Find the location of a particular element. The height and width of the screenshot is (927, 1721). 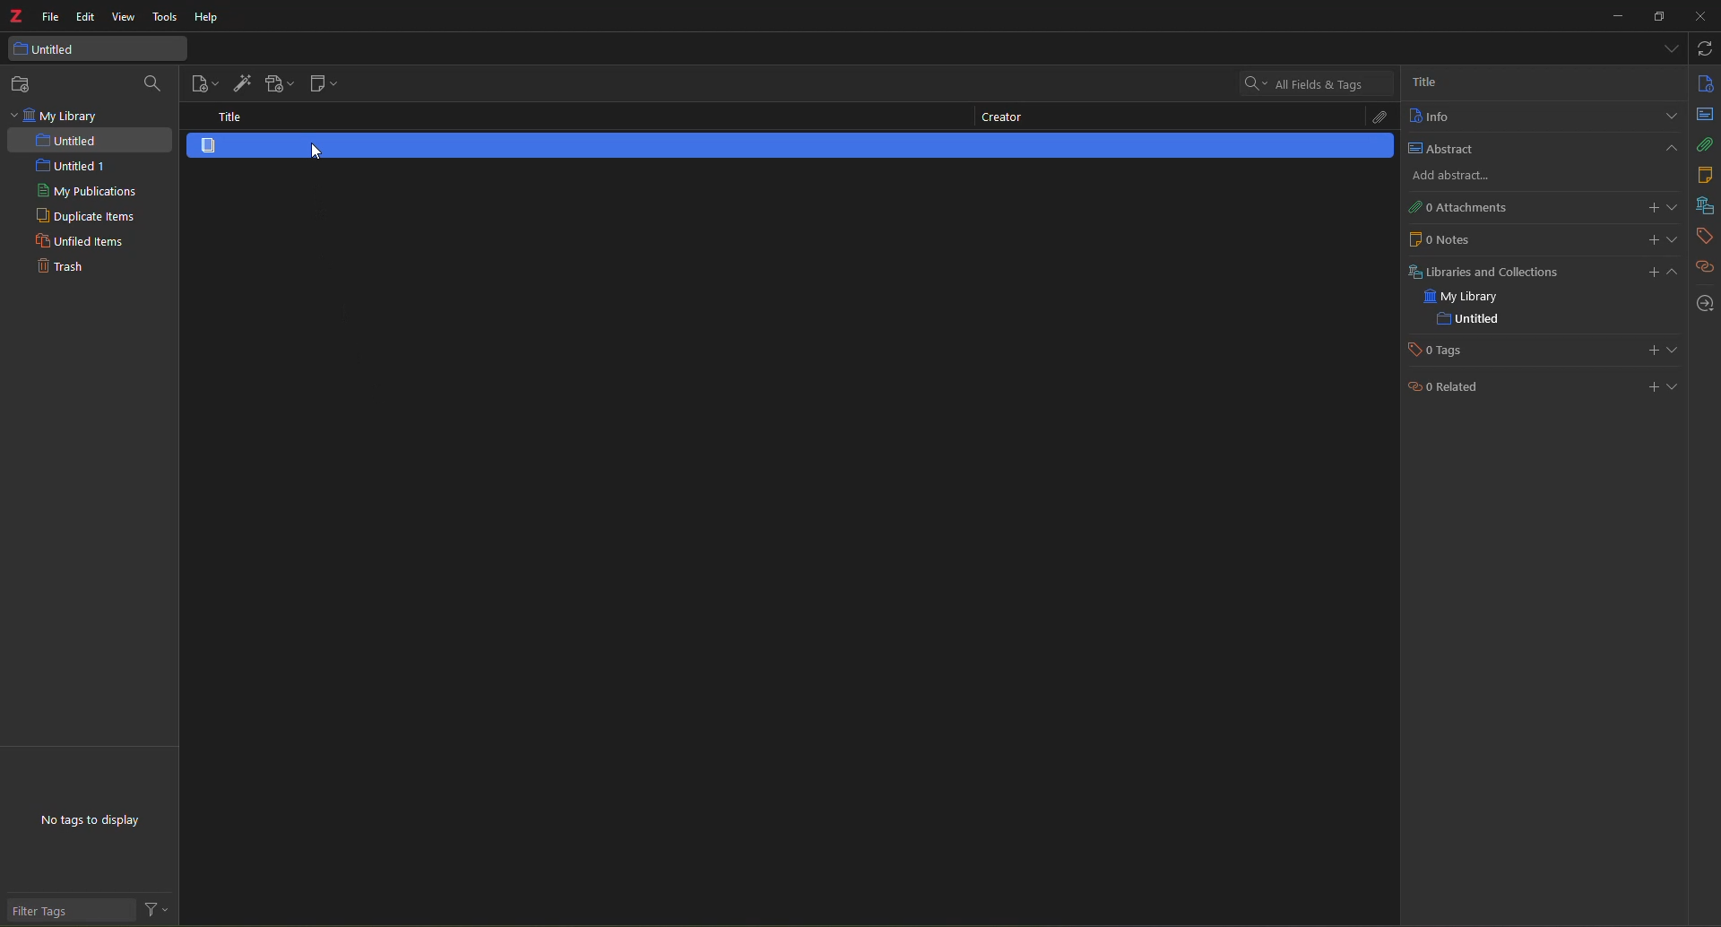

search is located at coordinates (1302, 82).